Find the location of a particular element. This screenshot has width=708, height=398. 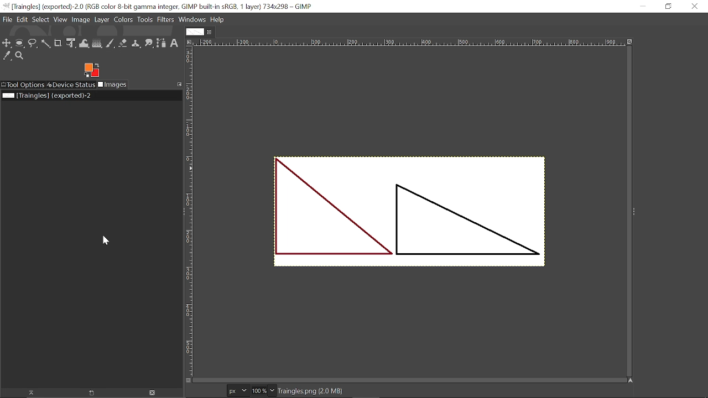

Color picker tool is located at coordinates (6, 56).